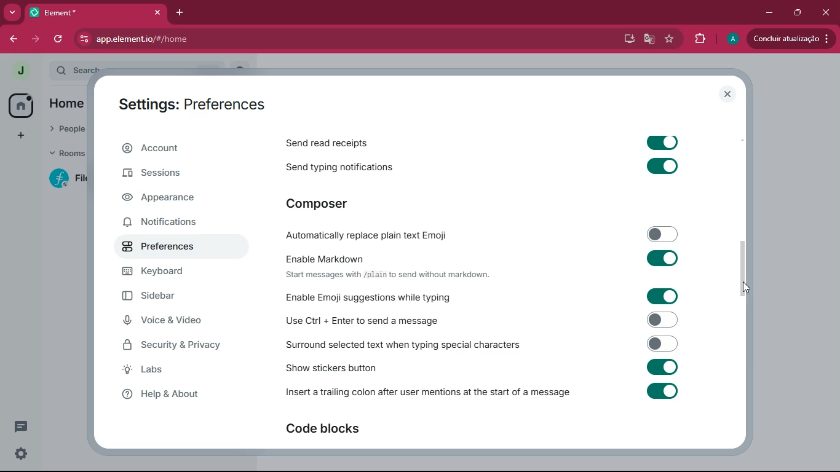 The height and width of the screenshot is (472, 840). I want to click on back, so click(14, 39).